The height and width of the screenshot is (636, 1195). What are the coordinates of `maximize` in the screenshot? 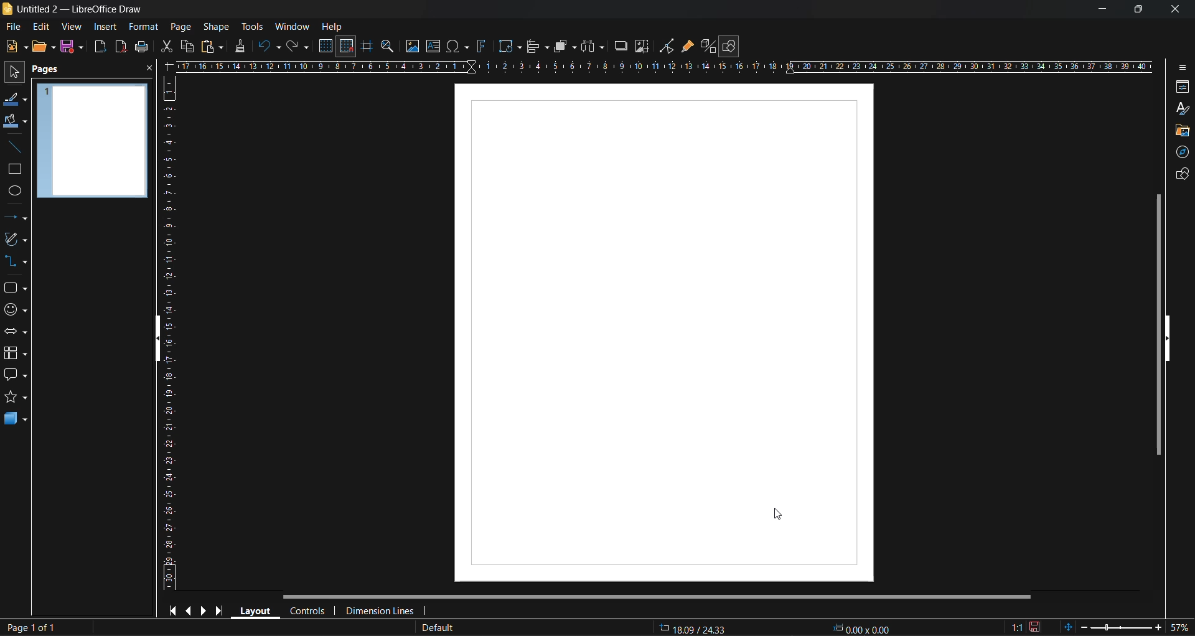 It's located at (1135, 10).